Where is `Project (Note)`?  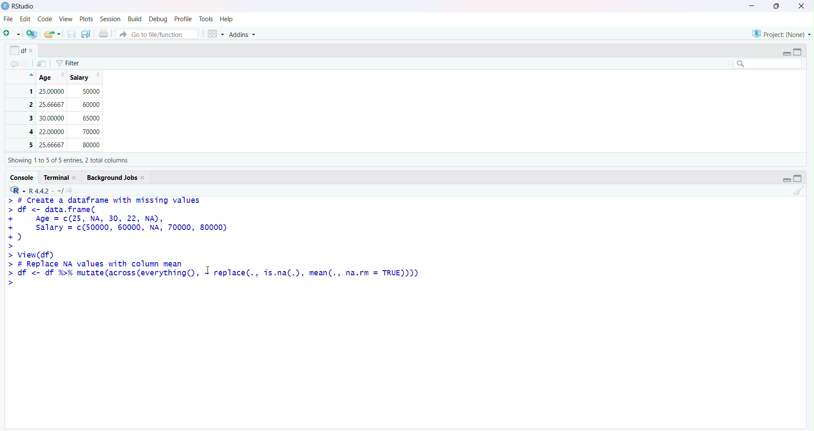 Project (Note) is located at coordinates (781, 34).